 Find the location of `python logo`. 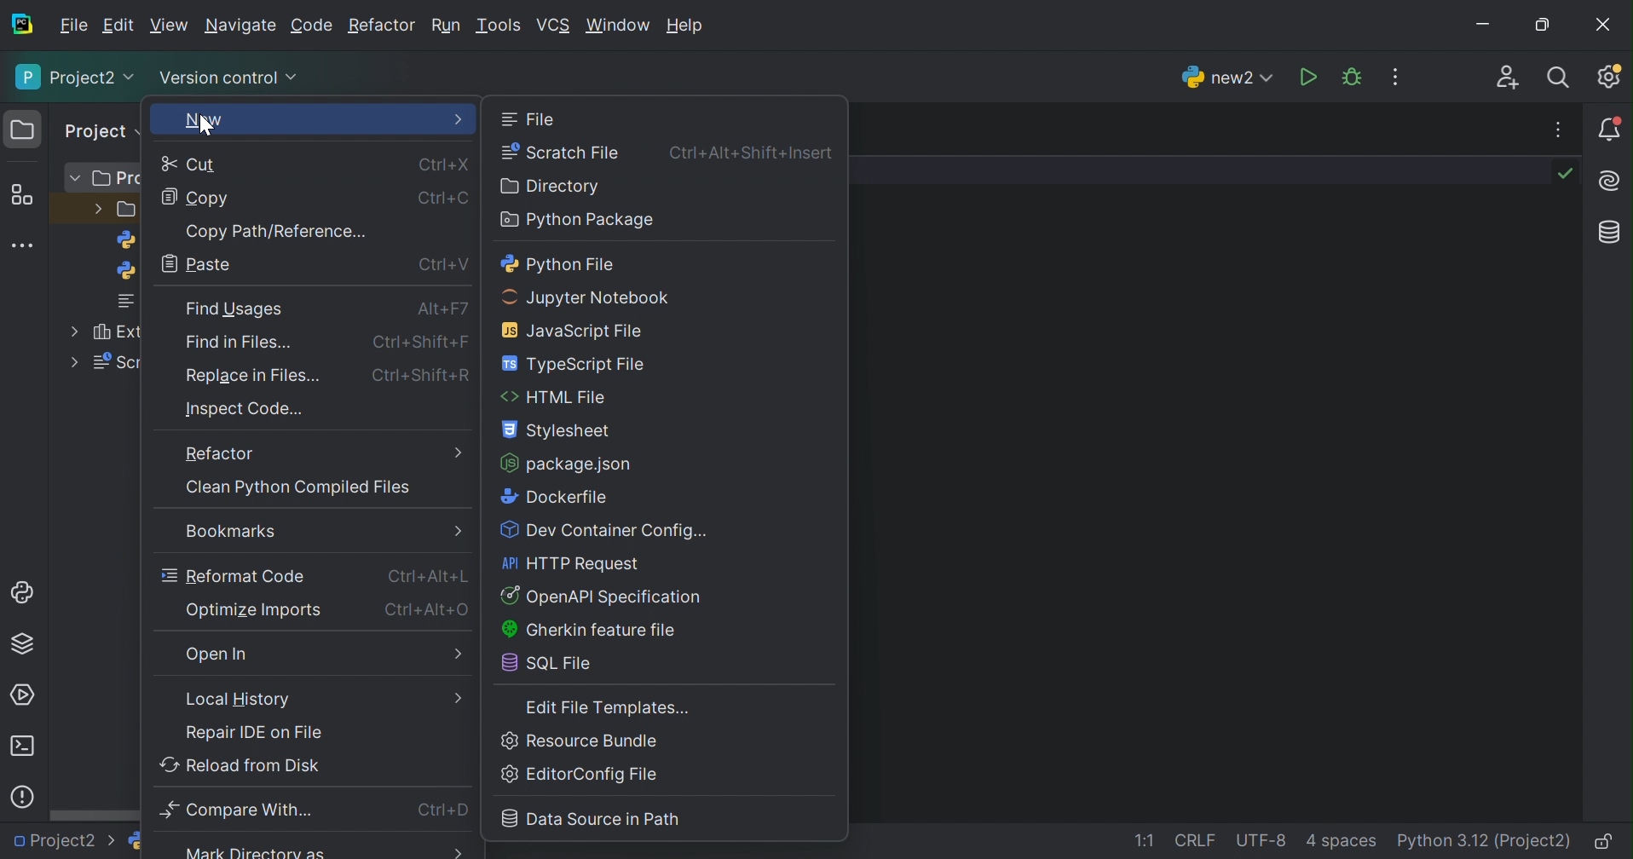

python logo is located at coordinates (129, 240).